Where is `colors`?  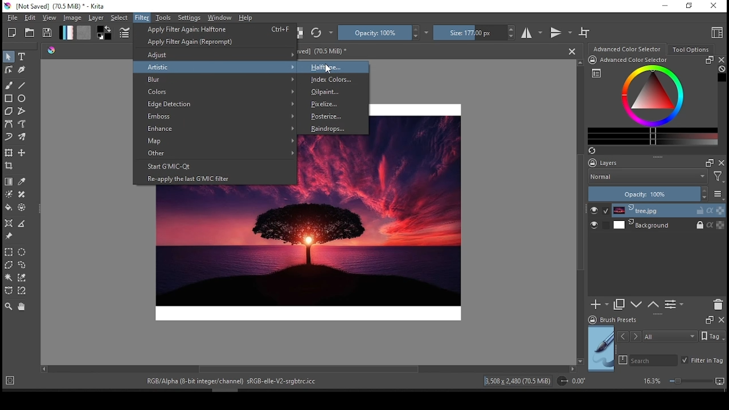
colors is located at coordinates (215, 91).